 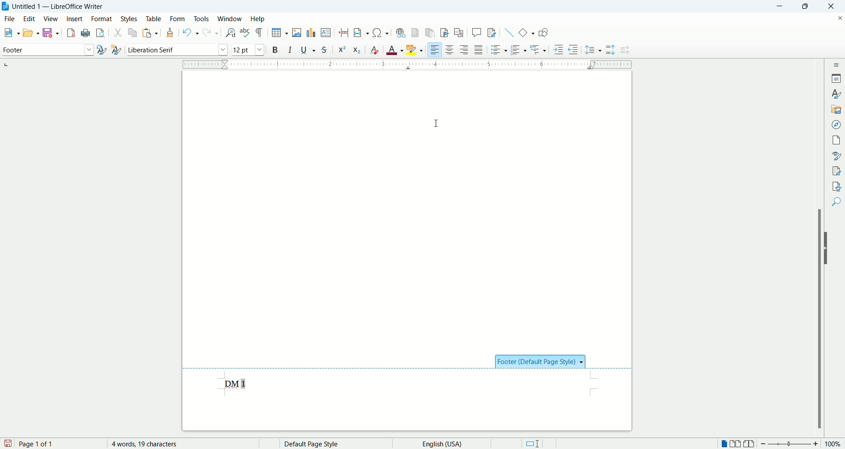 What do you see at coordinates (610, 50) in the screenshot?
I see `increase paragraph spacing` at bounding box center [610, 50].